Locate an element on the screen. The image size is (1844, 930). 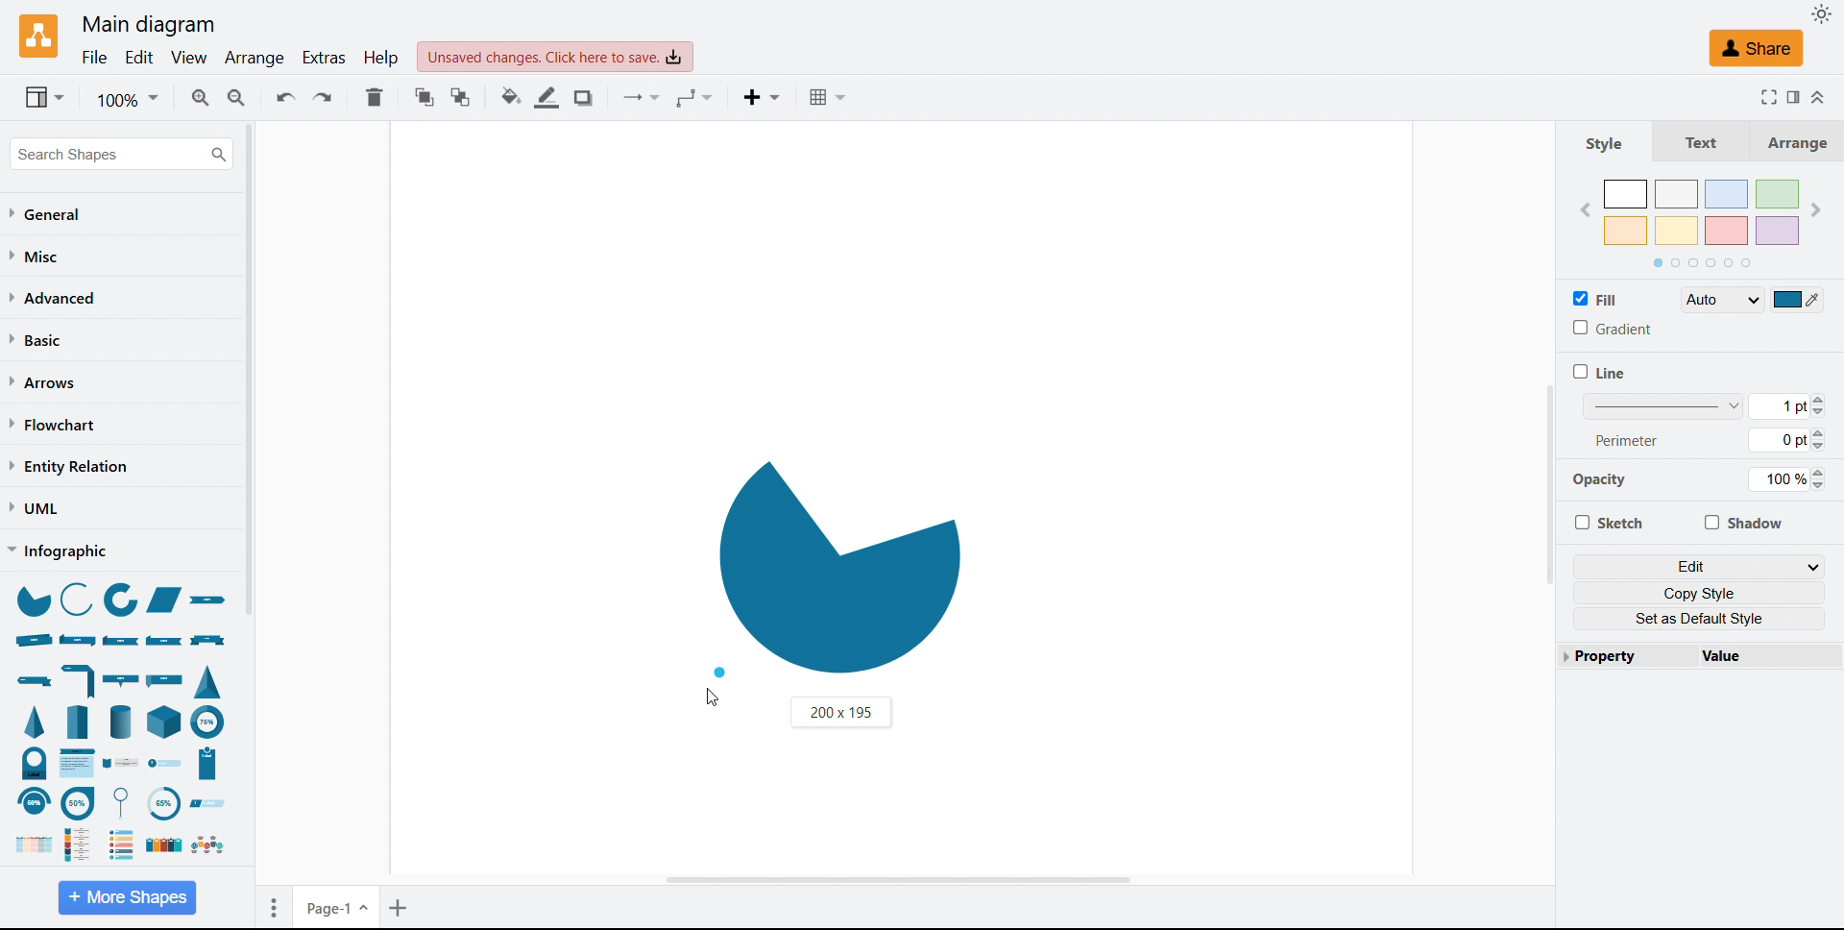
roadmap  horizontal is located at coordinates (206, 845).